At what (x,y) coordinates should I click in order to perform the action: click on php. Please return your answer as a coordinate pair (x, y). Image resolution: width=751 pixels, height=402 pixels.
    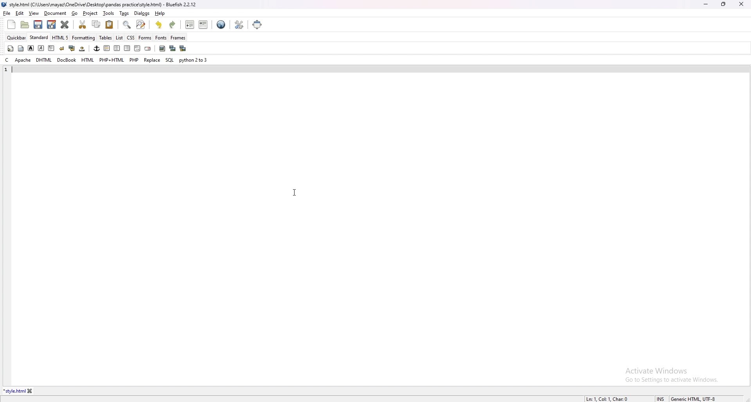
    Looking at the image, I should click on (134, 60).